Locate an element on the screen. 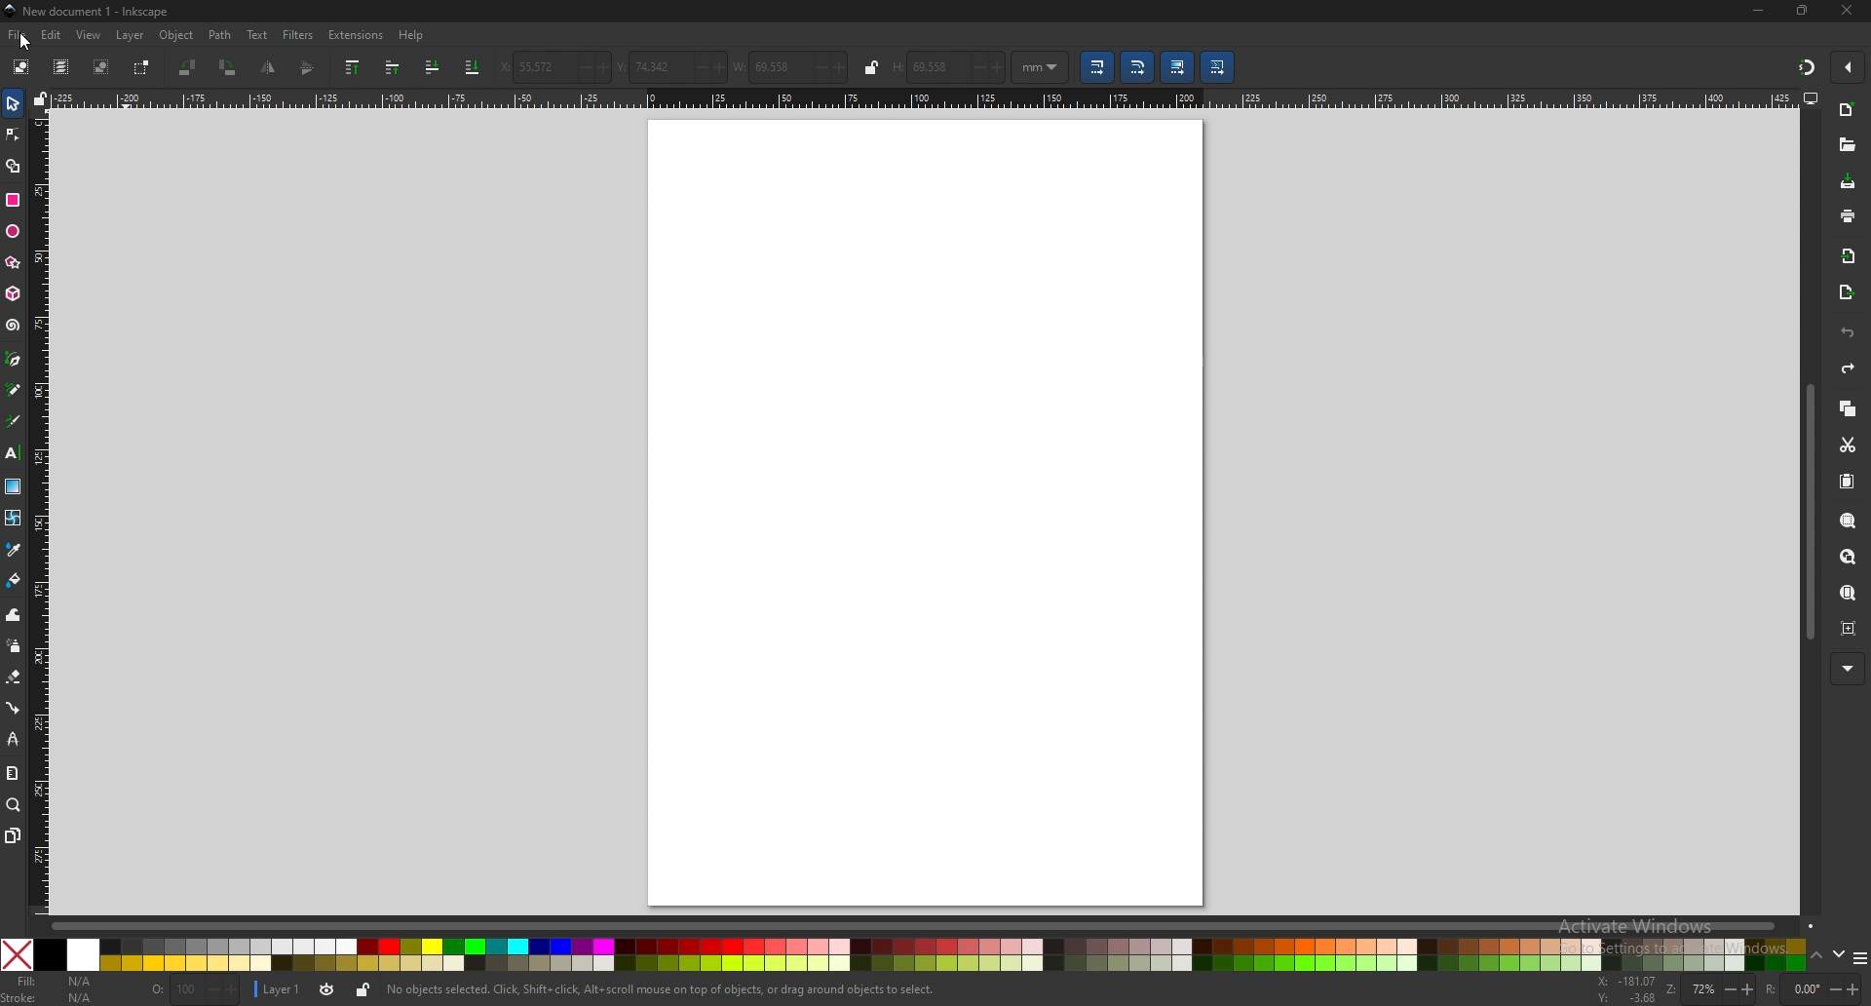  file is located at coordinates (19, 36).